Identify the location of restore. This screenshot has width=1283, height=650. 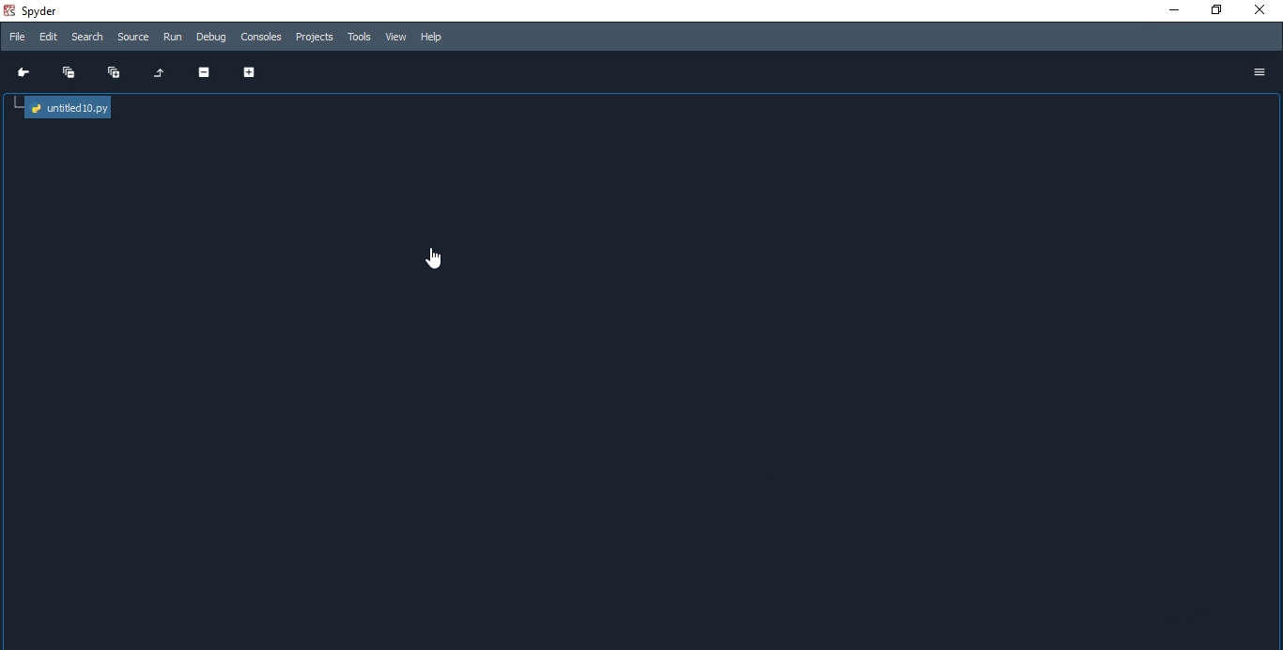
(1218, 10).